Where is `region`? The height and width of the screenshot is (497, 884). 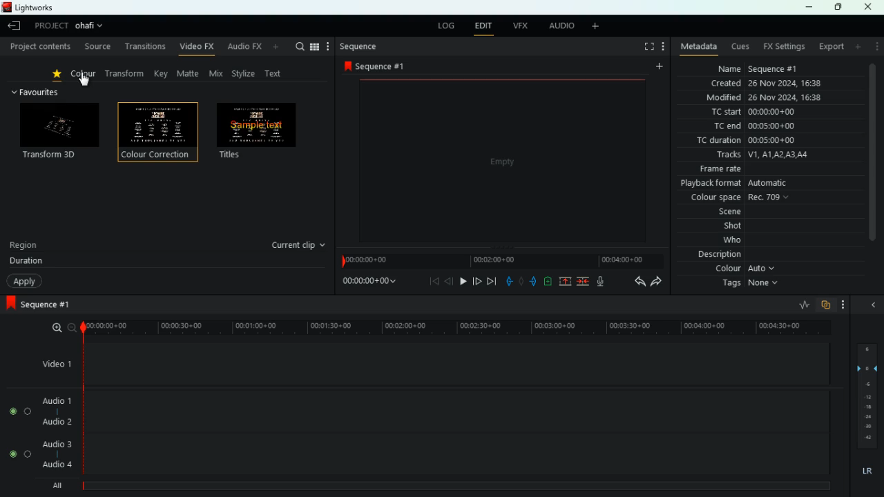 region is located at coordinates (25, 247).